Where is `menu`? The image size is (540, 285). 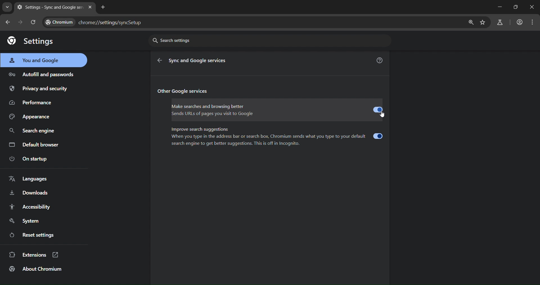 menu is located at coordinates (532, 22).